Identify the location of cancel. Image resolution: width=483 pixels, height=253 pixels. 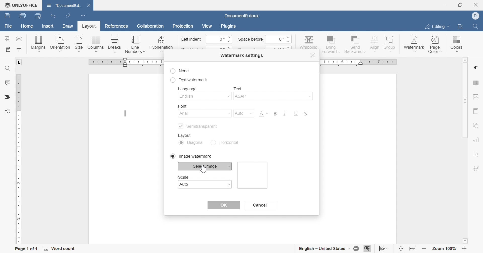
(259, 205).